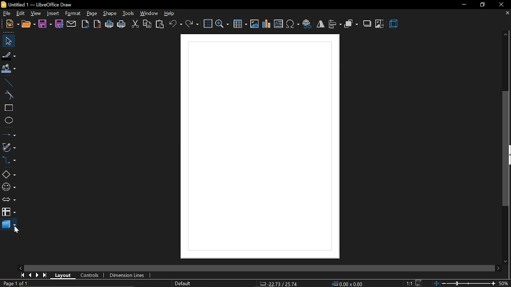 This screenshot has height=287, width=511. I want to click on connector, so click(9, 161).